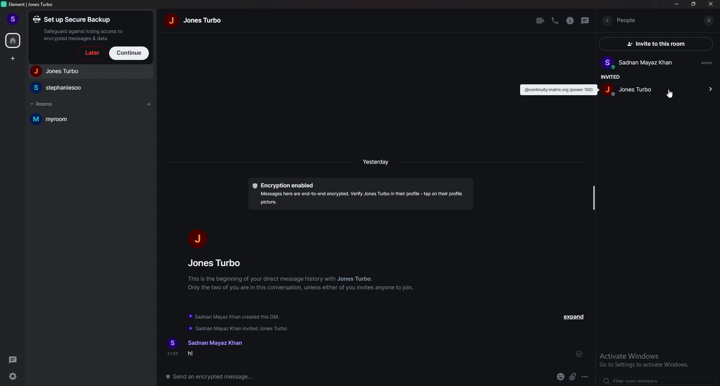 The image size is (720, 386). What do you see at coordinates (651, 21) in the screenshot?
I see `search tab` at bounding box center [651, 21].